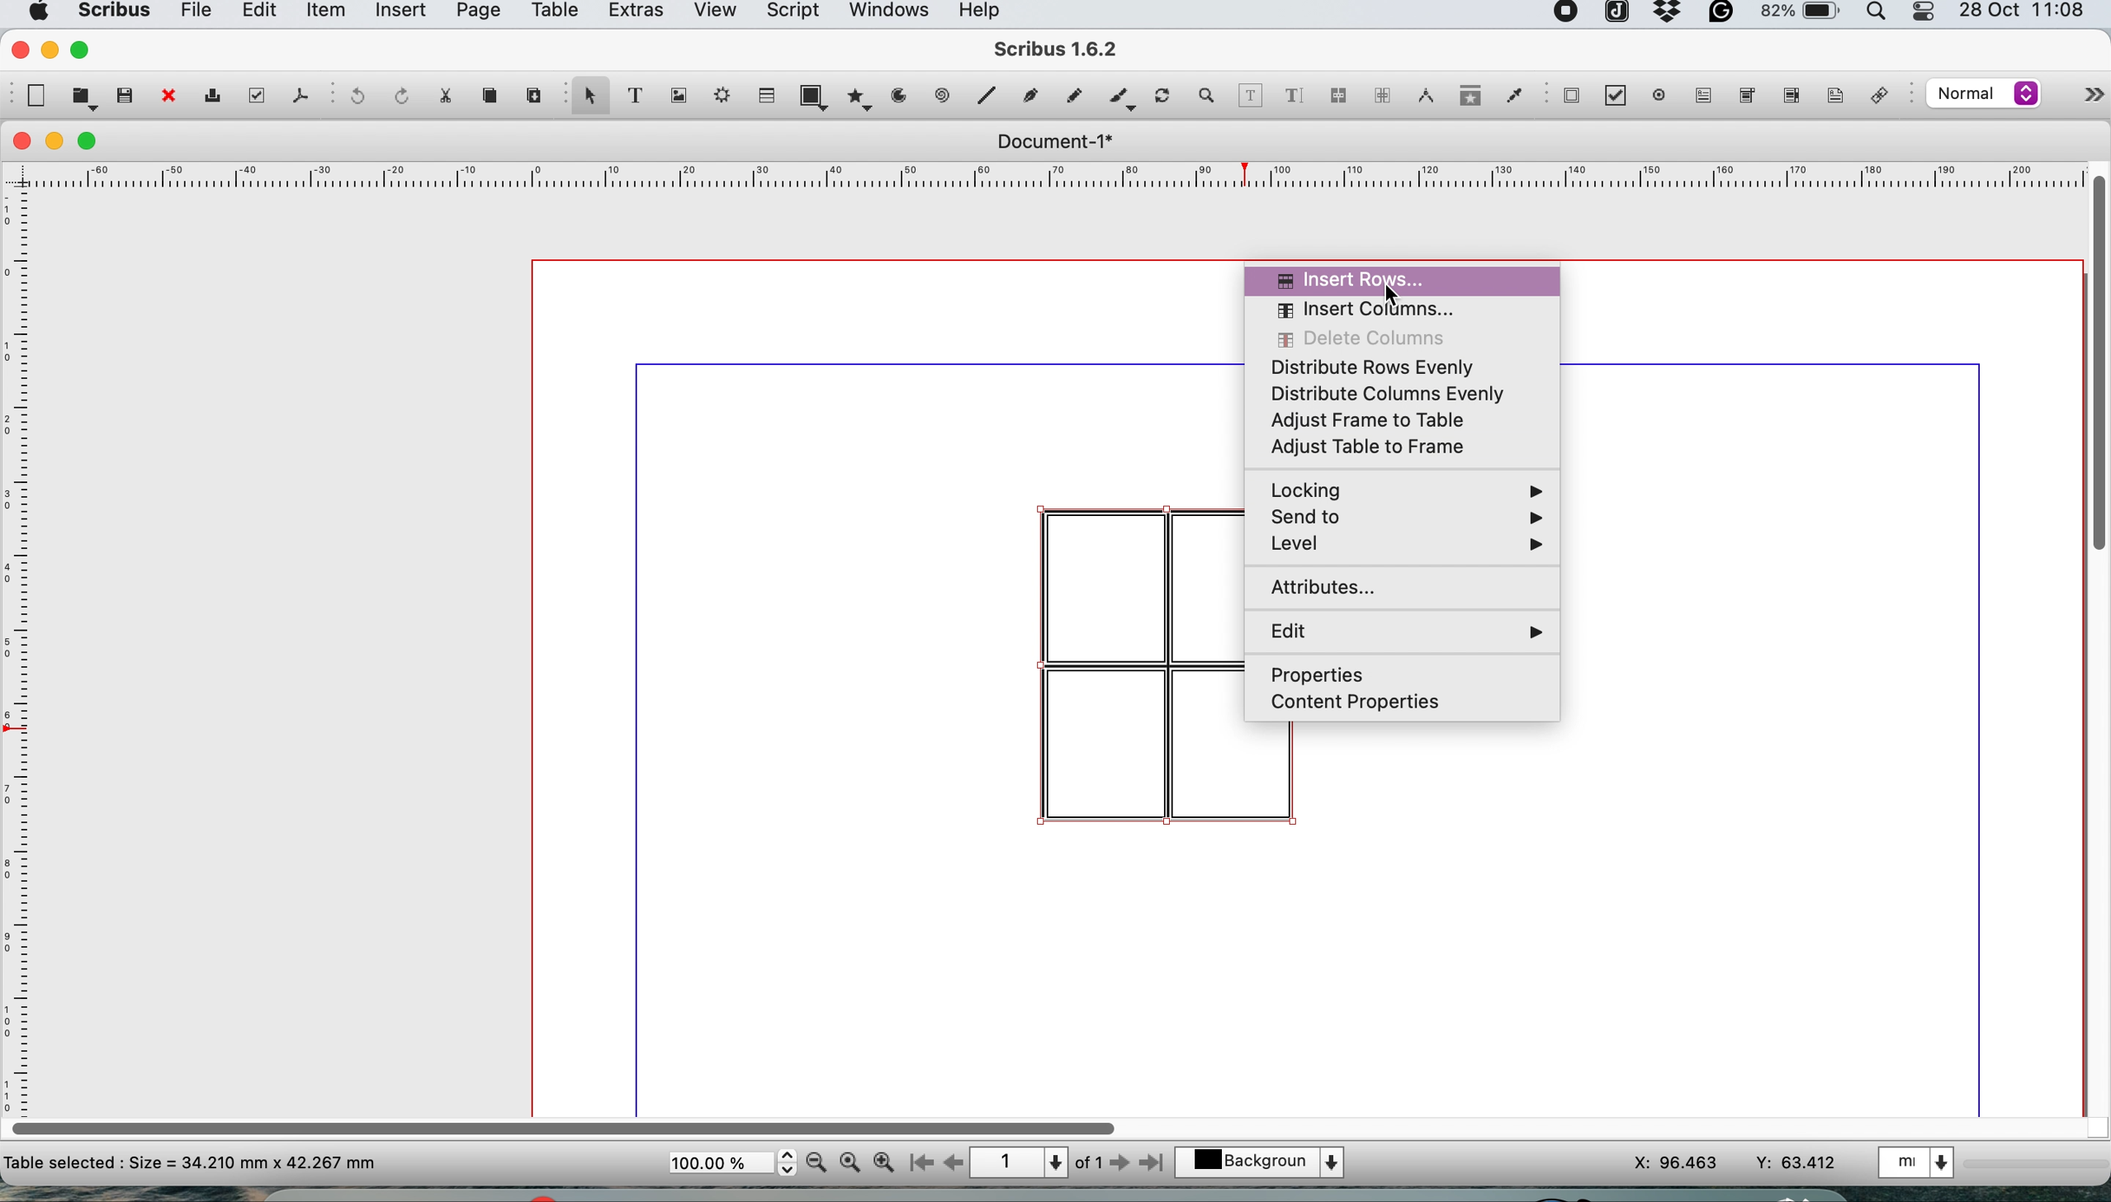 The width and height of the screenshot is (2111, 1202). What do you see at coordinates (1397, 295) in the screenshot?
I see `cursor` at bounding box center [1397, 295].